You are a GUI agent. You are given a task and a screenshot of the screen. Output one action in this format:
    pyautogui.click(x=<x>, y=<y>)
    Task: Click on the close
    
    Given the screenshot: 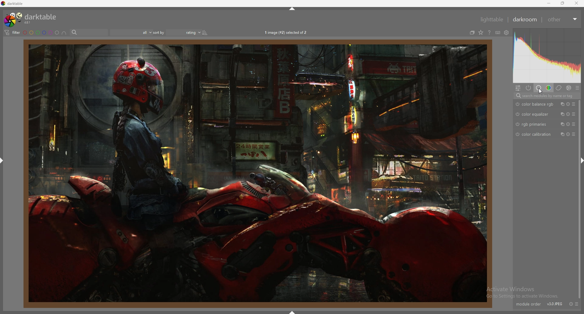 What is the action you would take?
    pyautogui.click(x=576, y=3)
    